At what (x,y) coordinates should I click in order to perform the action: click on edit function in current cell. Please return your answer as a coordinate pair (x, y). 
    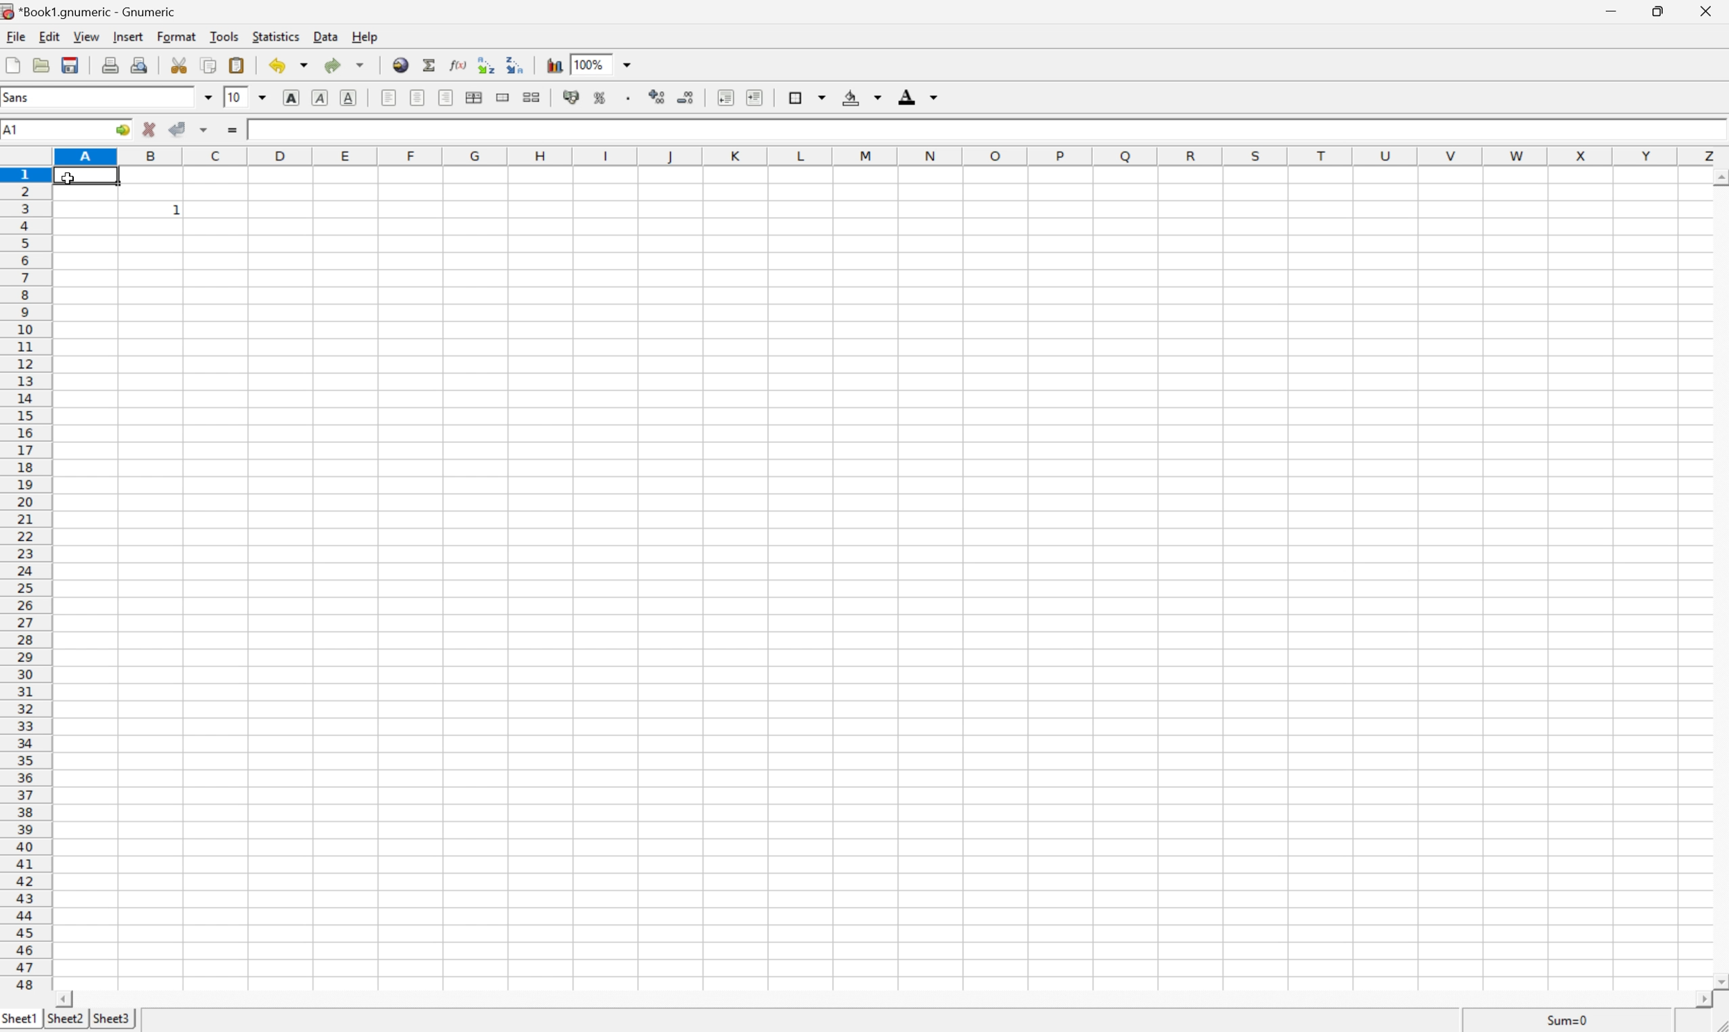
    Looking at the image, I should click on (457, 65).